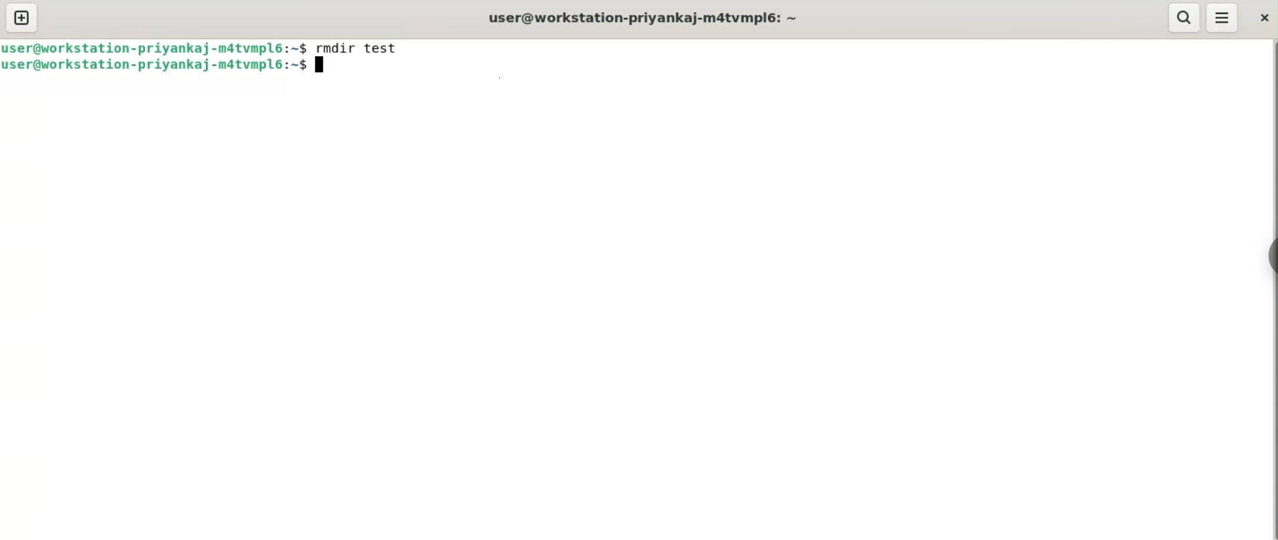  I want to click on user@workstation-priyankaj-m4tvmpl6: ~, so click(650, 17).